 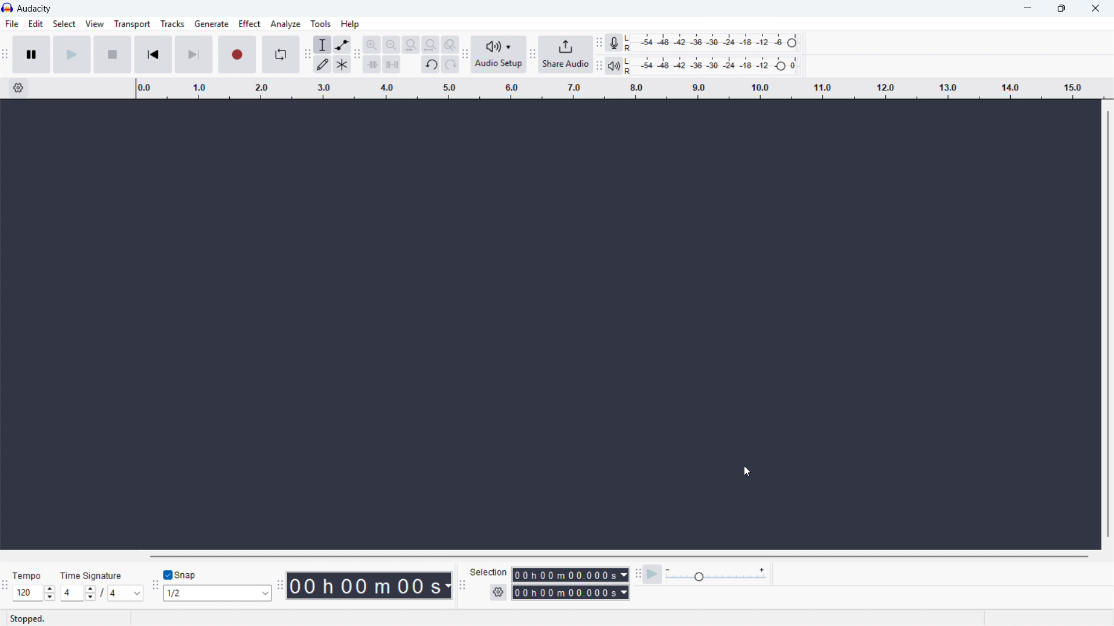 What do you see at coordinates (32, 54) in the screenshot?
I see `pause` at bounding box center [32, 54].